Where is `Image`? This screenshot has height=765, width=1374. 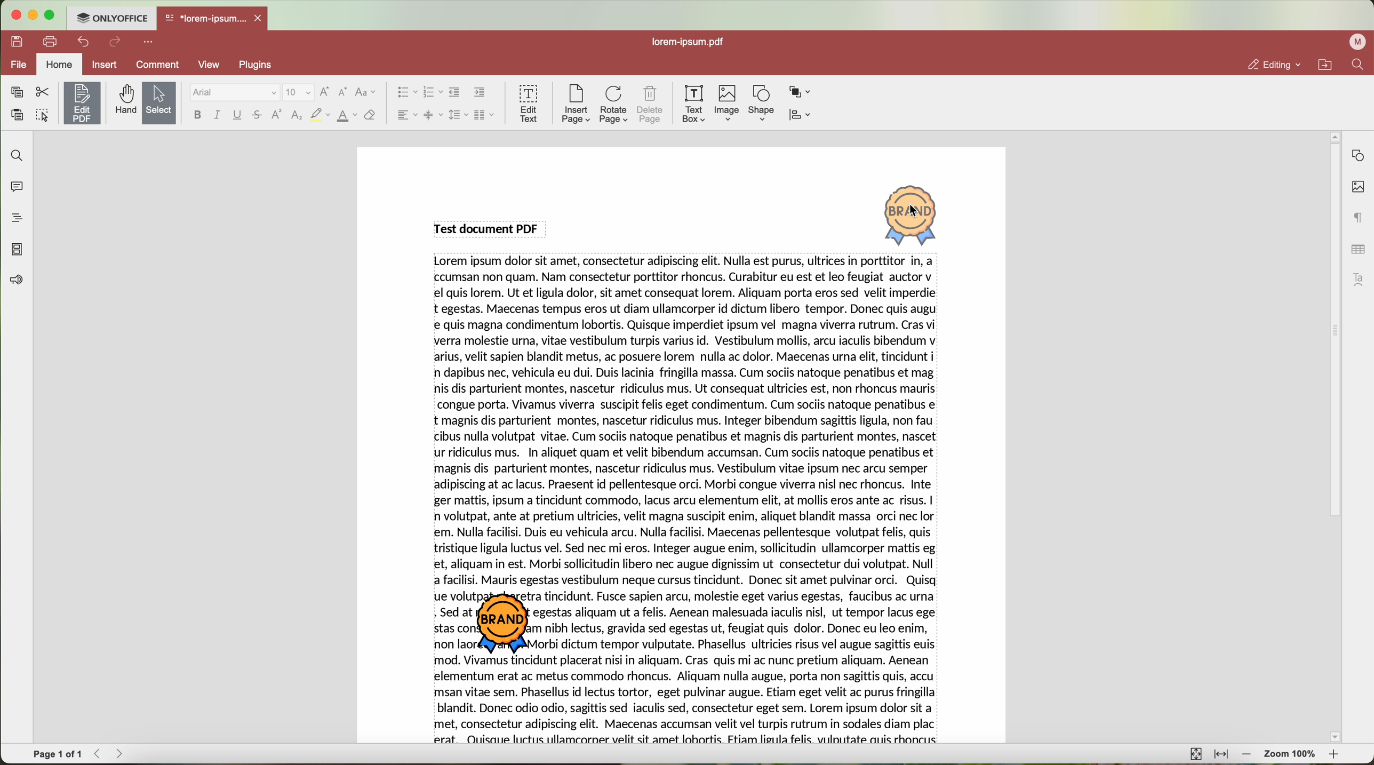 Image is located at coordinates (508, 625).